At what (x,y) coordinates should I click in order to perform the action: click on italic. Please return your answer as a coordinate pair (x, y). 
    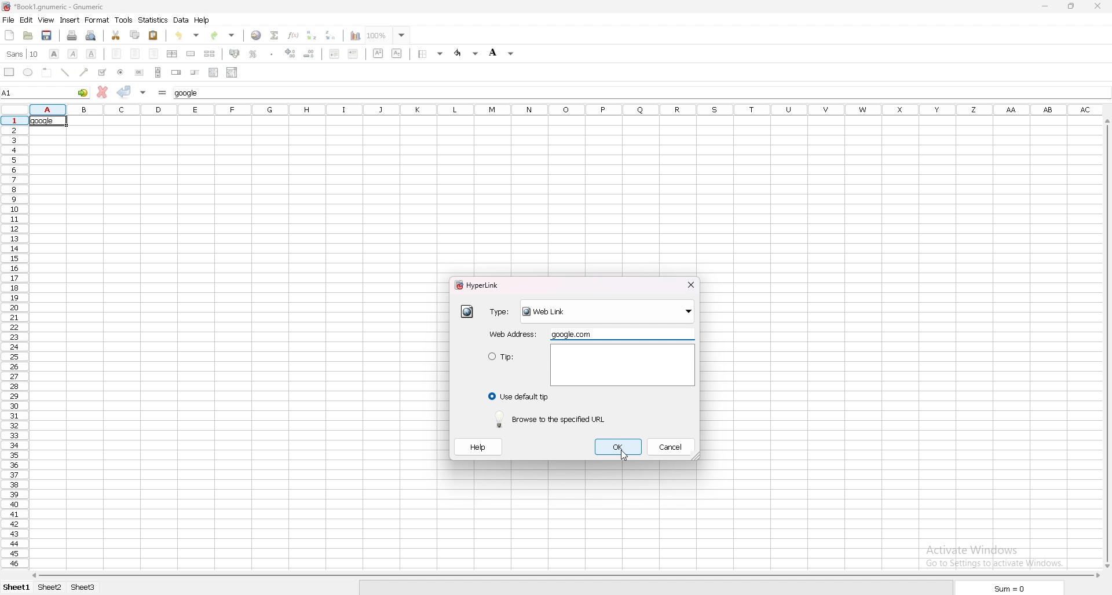
    Looking at the image, I should click on (74, 53).